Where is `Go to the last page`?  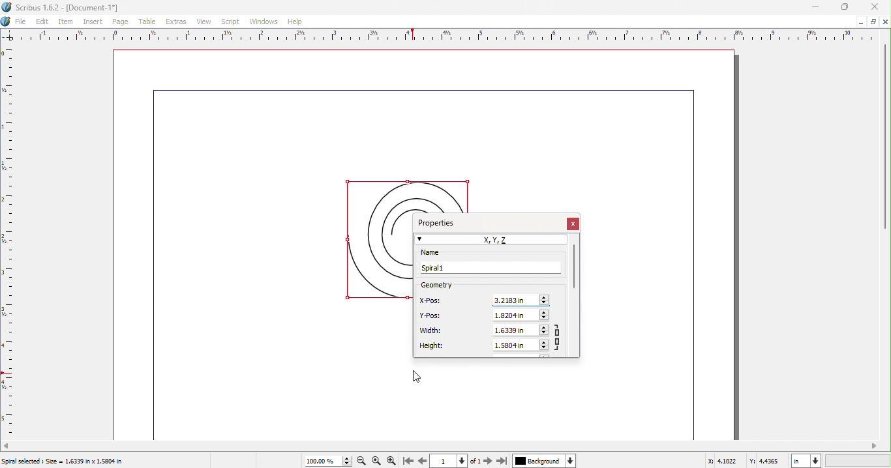
Go to the last page is located at coordinates (406, 461).